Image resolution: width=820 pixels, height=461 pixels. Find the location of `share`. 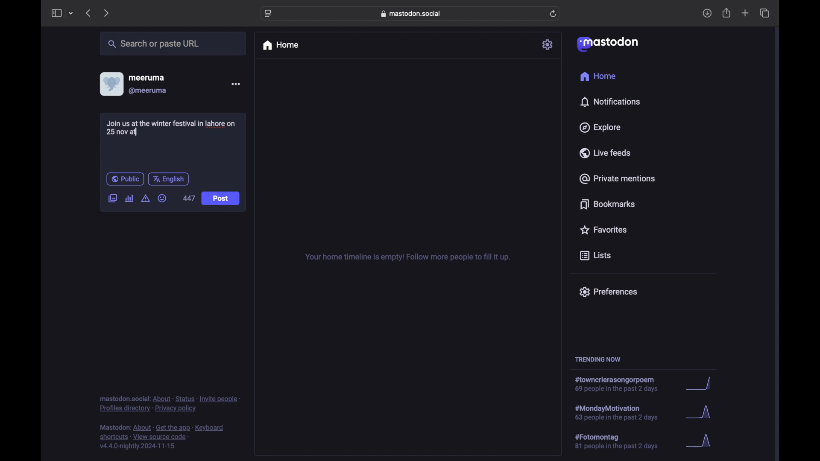

share is located at coordinates (727, 13).